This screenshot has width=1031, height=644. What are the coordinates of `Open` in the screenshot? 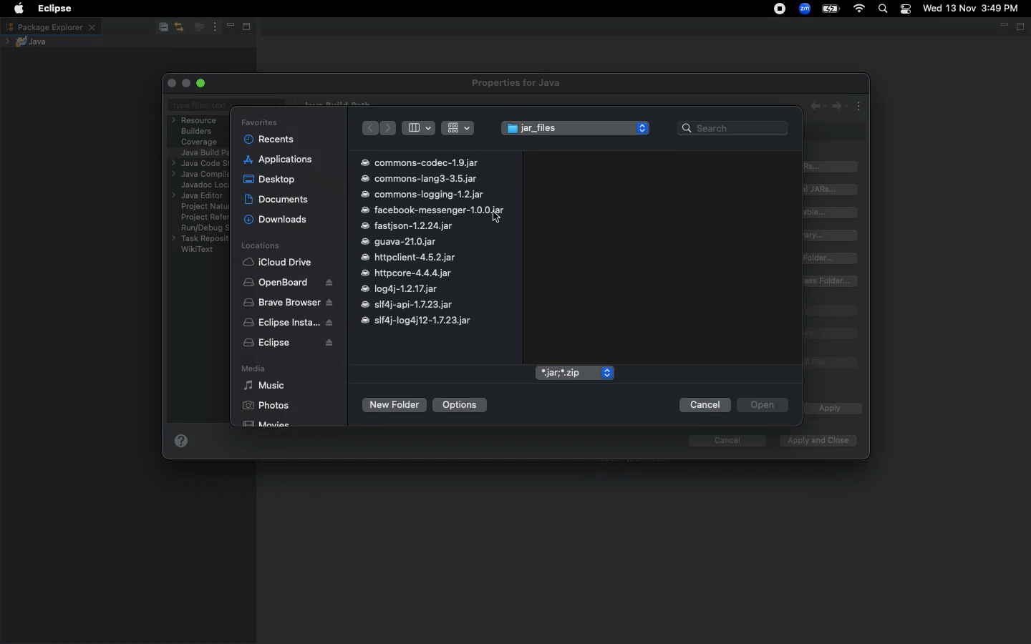 It's located at (762, 406).